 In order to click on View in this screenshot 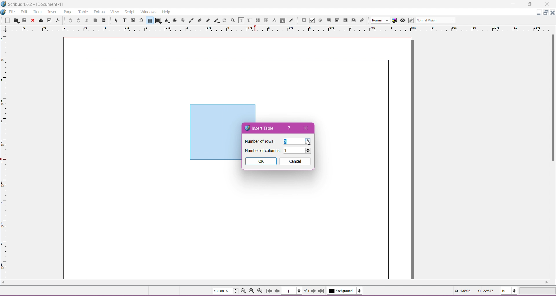, I will do `click(115, 12)`.